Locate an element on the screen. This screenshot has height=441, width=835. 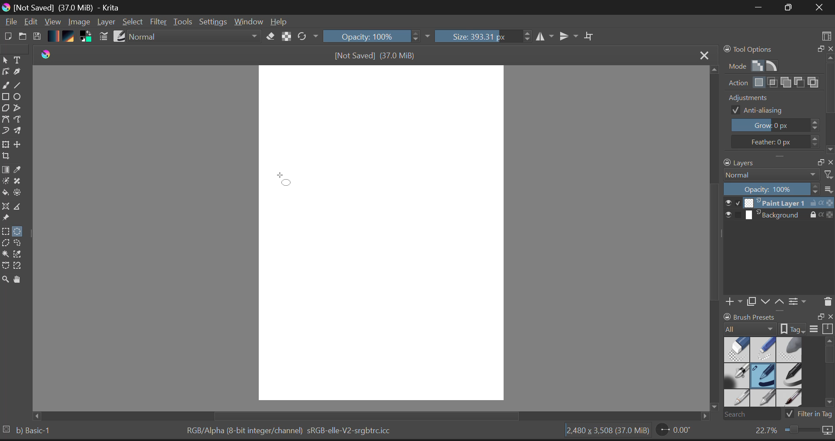
Blending Mode is located at coordinates (194, 37).